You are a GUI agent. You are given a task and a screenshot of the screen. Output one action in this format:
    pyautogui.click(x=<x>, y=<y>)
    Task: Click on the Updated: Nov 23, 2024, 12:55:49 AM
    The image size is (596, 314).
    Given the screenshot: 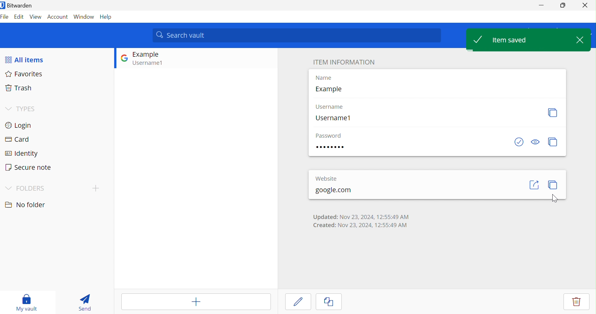 What is the action you would take?
    pyautogui.click(x=360, y=216)
    